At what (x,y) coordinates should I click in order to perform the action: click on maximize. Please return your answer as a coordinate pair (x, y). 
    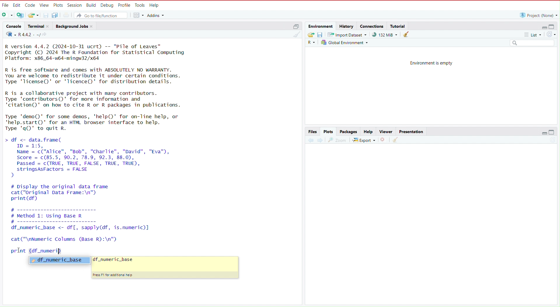
    Looking at the image, I should click on (555, 132).